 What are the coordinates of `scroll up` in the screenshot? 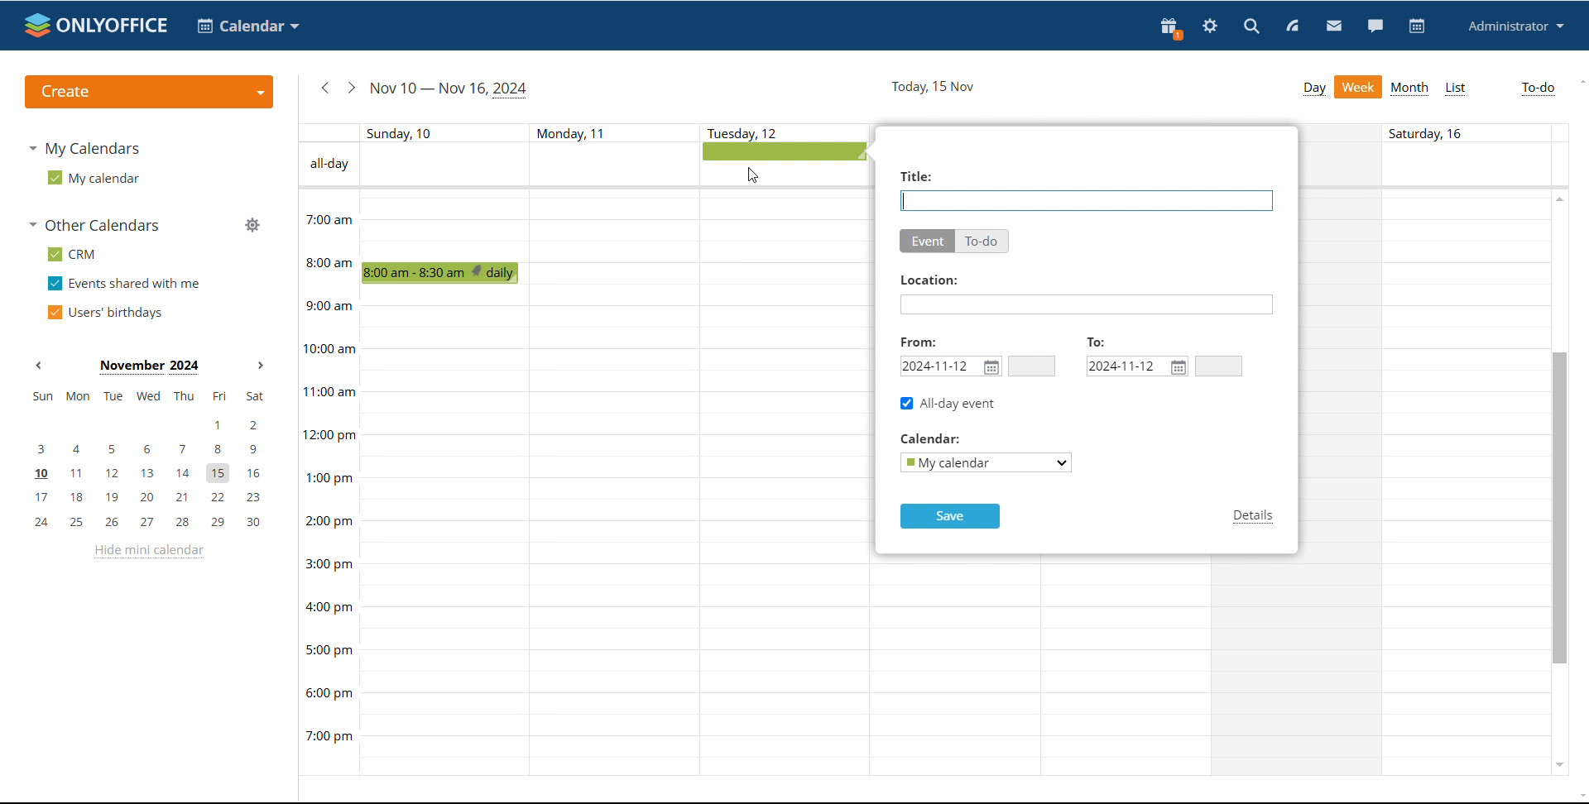 It's located at (1579, 80).